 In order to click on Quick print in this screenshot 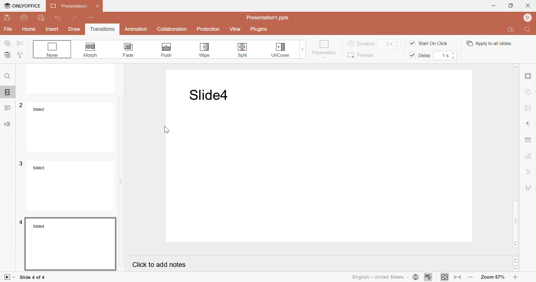, I will do `click(41, 18)`.